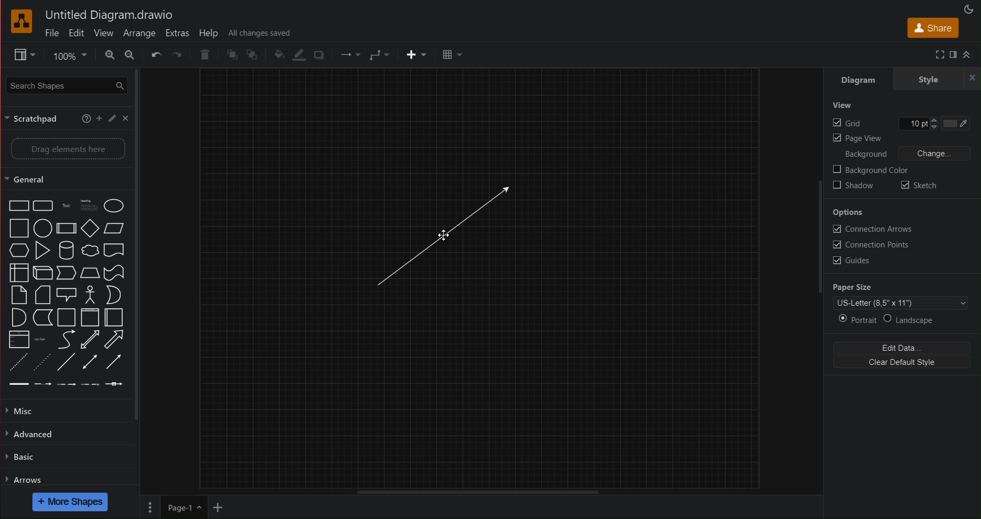  What do you see at coordinates (446, 234) in the screenshot?
I see `cursor` at bounding box center [446, 234].